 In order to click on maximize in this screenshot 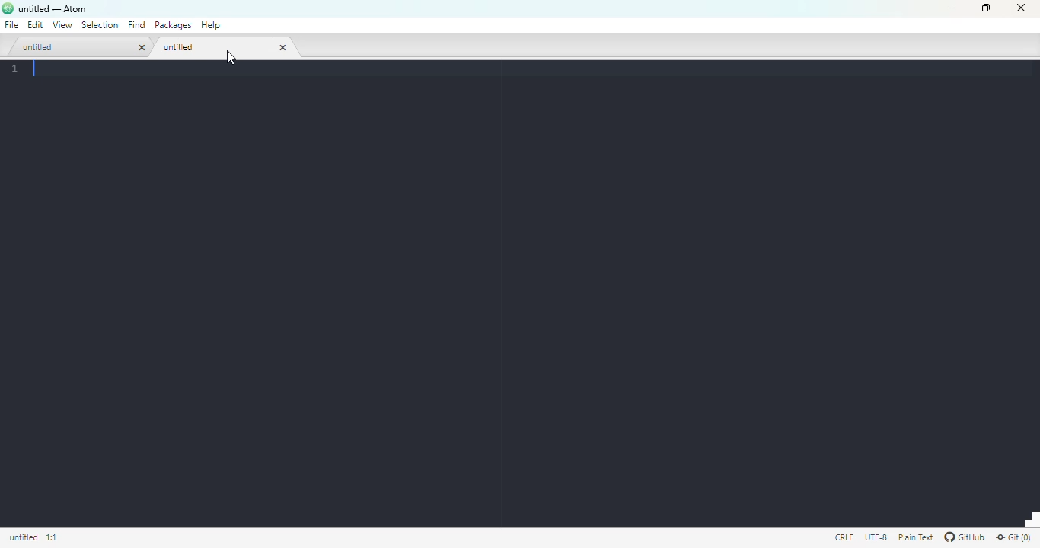, I will do `click(986, 8)`.